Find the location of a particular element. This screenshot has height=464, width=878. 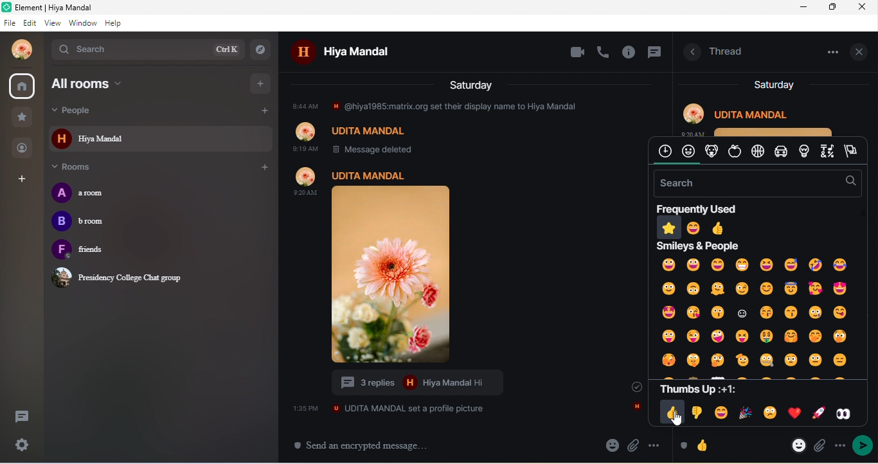

all rooms is located at coordinates (118, 84).